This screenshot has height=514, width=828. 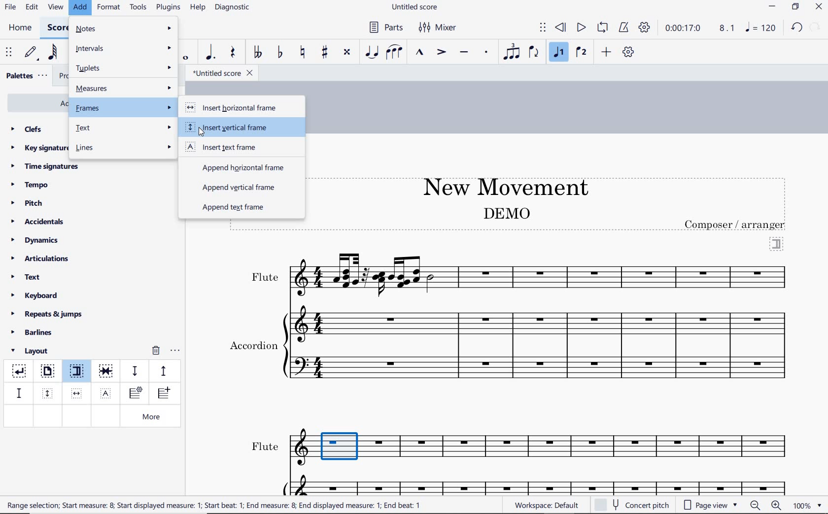 I want to click on voice 2, so click(x=582, y=53).